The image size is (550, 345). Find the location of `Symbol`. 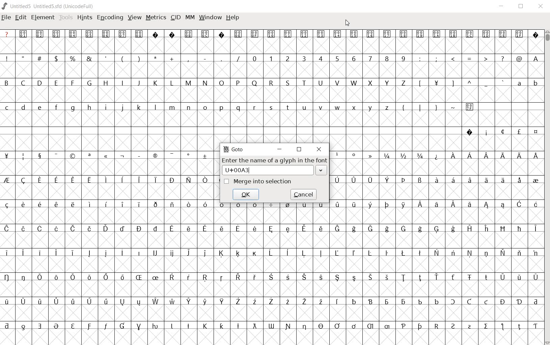

Symbol is located at coordinates (89, 326).